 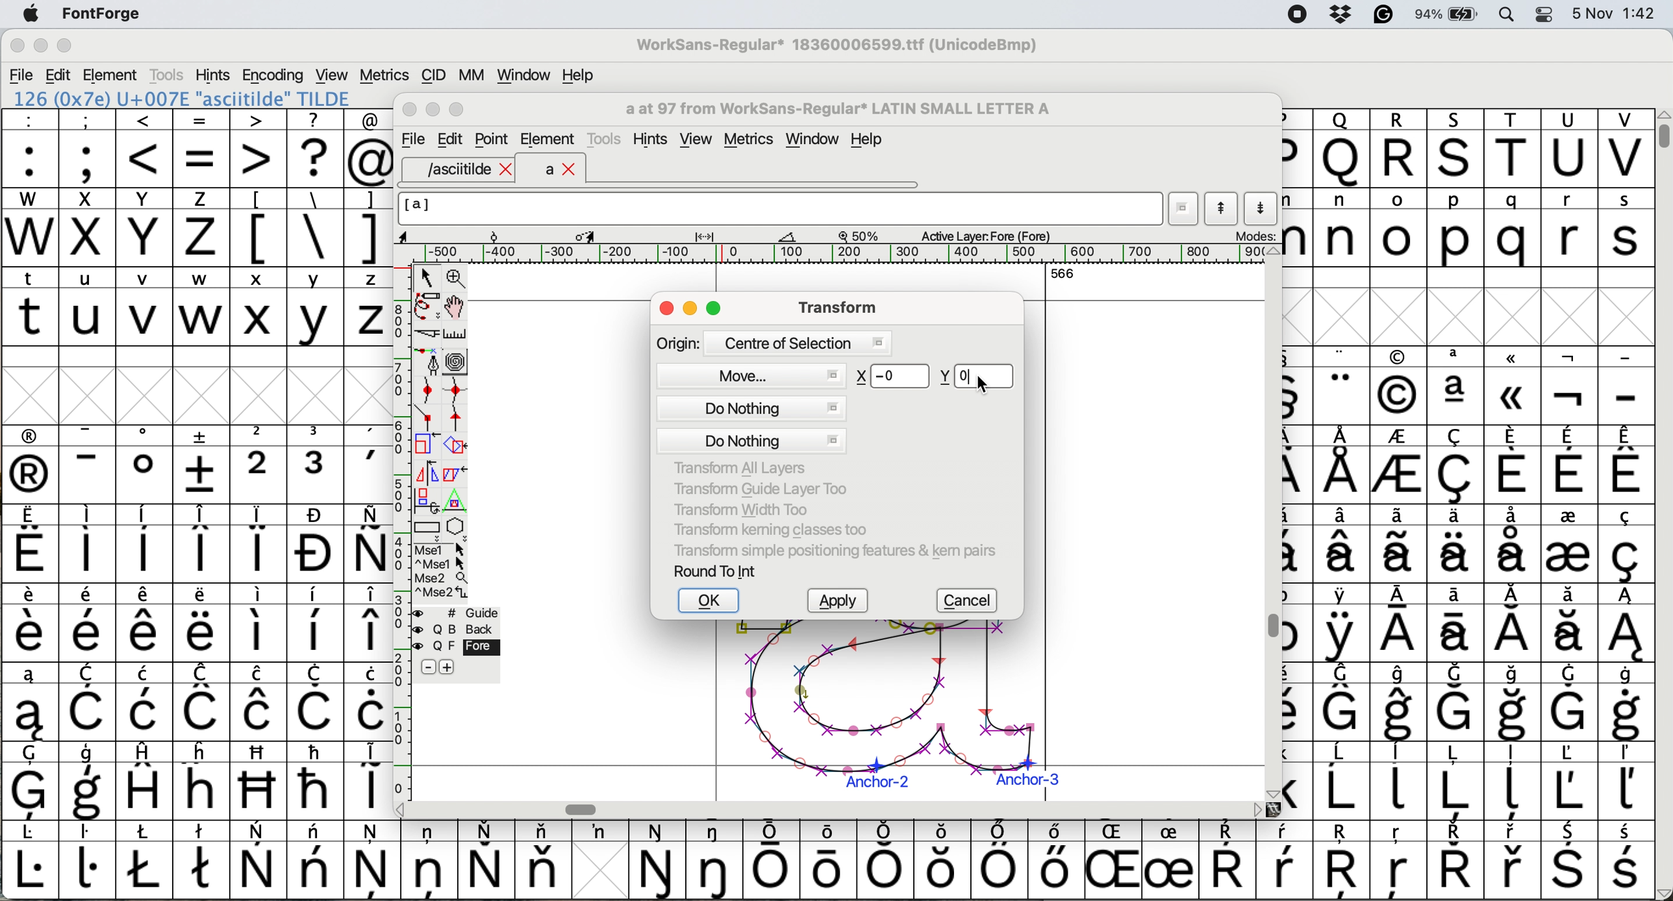 What do you see at coordinates (982, 385) in the screenshot?
I see `cursor` at bounding box center [982, 385].